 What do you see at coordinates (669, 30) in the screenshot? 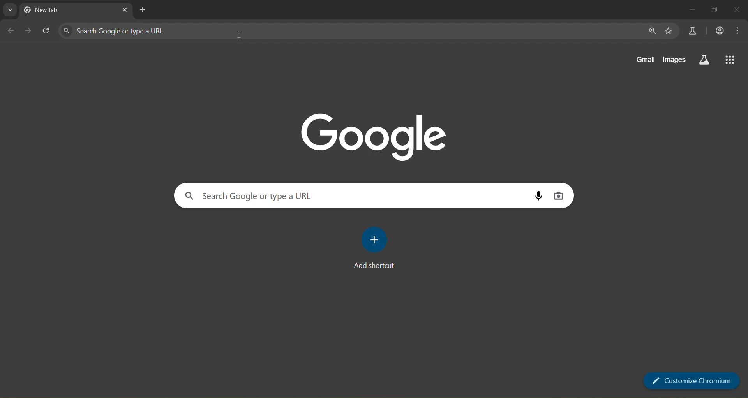
I see `bookmark page` at bounding box center [669, 30].